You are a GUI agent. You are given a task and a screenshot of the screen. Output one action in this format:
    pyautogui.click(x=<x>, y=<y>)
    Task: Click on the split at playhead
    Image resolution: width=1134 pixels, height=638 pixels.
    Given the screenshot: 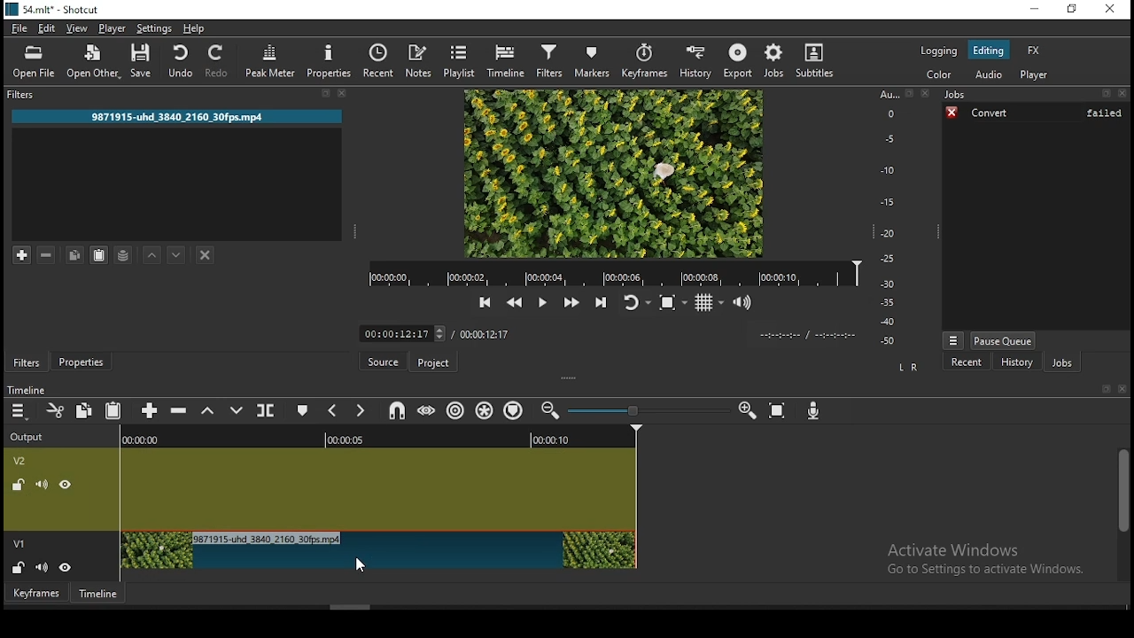 What is the action you would take?
    pyautogui.click(x=268, y=409)
    